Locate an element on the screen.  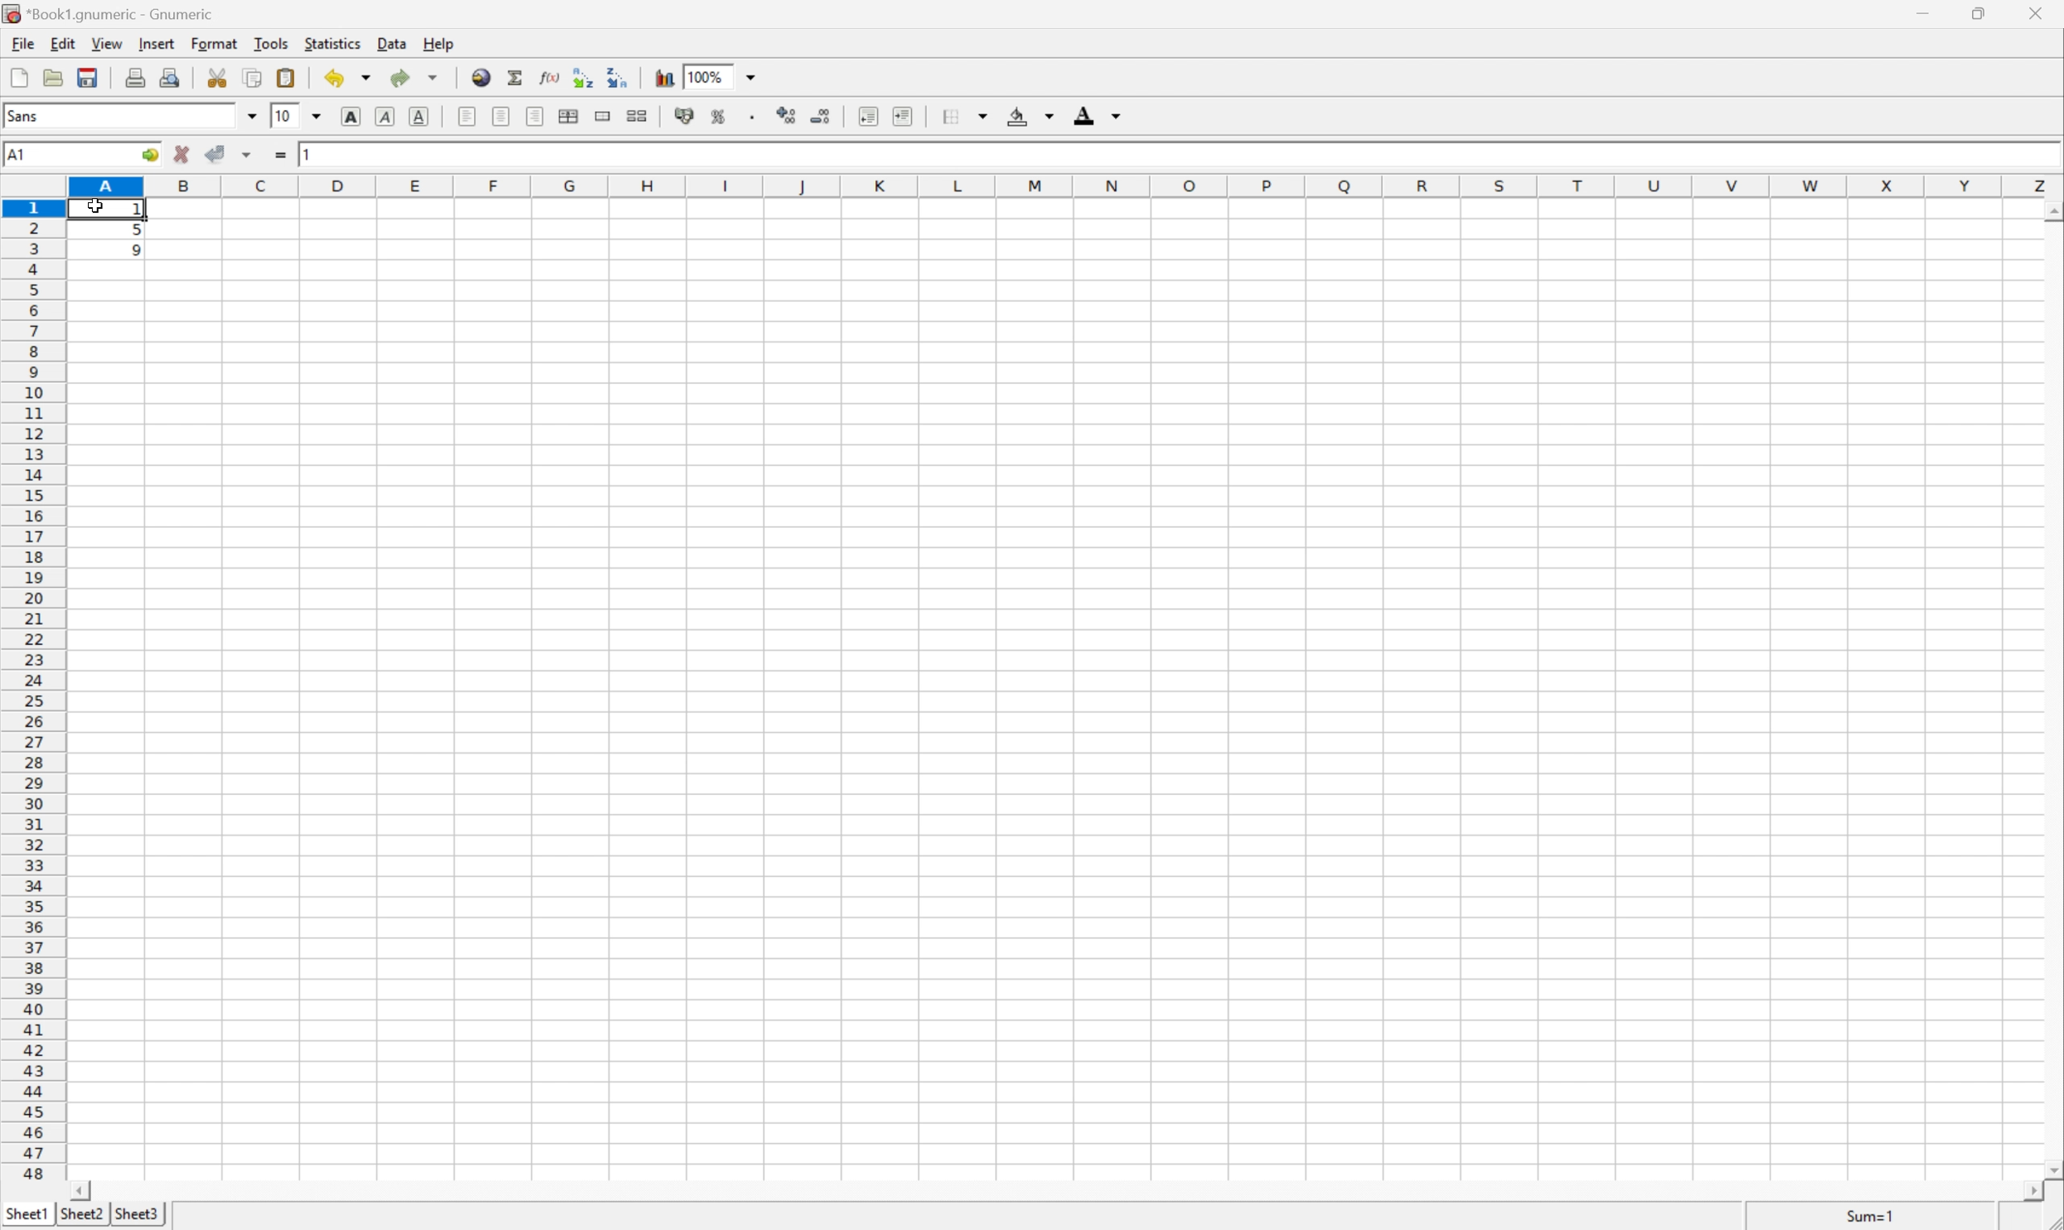
scroll down is located at coordinates (2051, 1169).